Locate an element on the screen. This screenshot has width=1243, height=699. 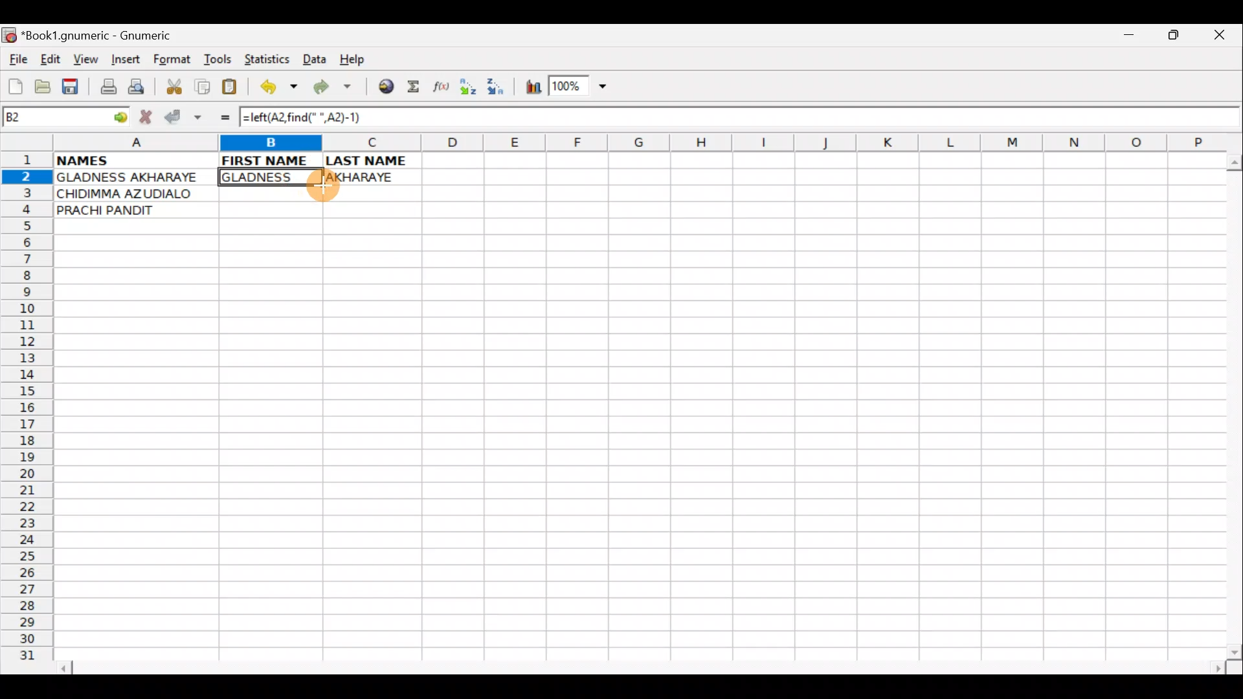
Cells7 is located at coordinates (634, 447).